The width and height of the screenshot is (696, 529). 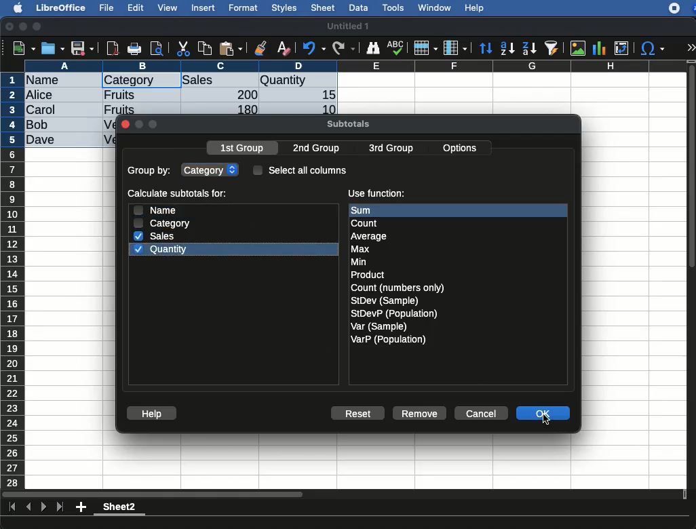 What do you see at coordinates (621, 48) in the screenshot?
I see `pivot table` at bounding box center [621, 48].